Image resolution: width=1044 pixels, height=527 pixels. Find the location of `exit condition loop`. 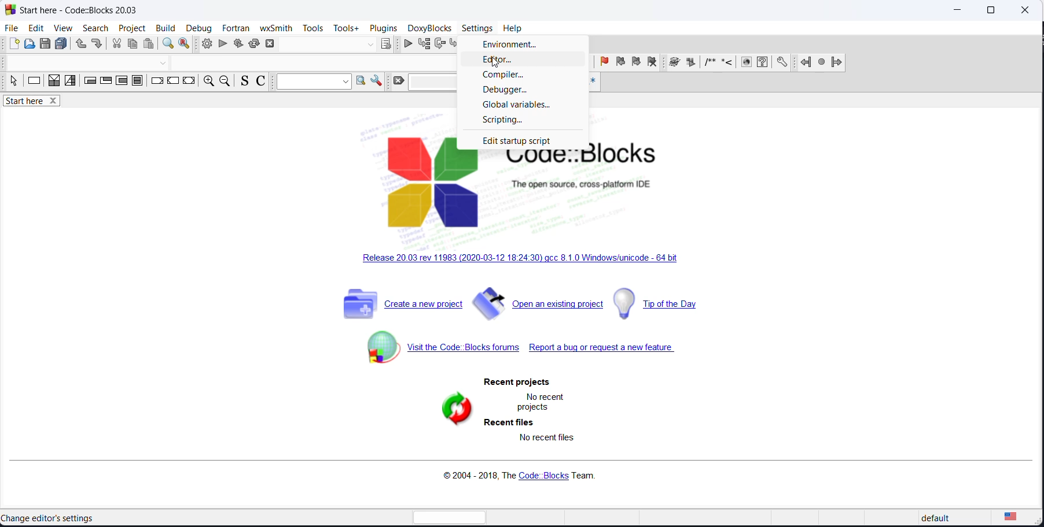

exit condition loop is located at coordinates (105, 83).